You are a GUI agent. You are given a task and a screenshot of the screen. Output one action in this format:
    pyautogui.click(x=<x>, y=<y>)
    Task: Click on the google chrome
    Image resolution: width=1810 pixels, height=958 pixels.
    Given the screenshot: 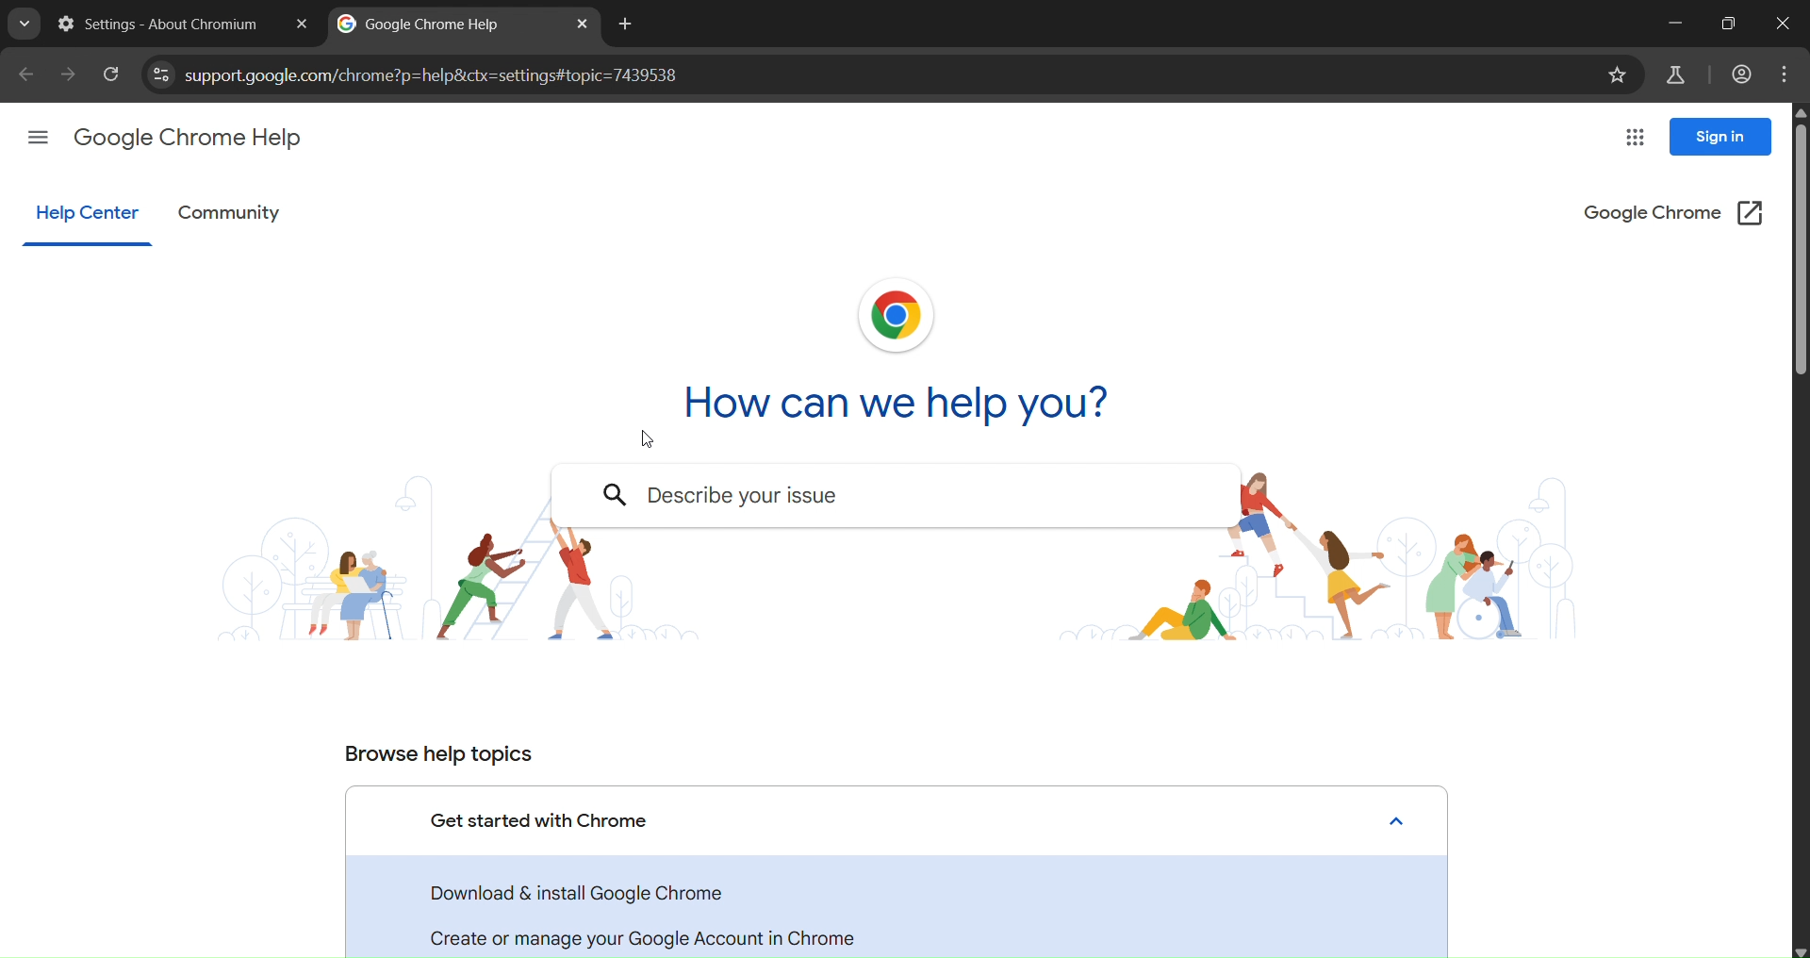 What is the action you would take?
    pyautogui.click(x=1674, y=210)
    